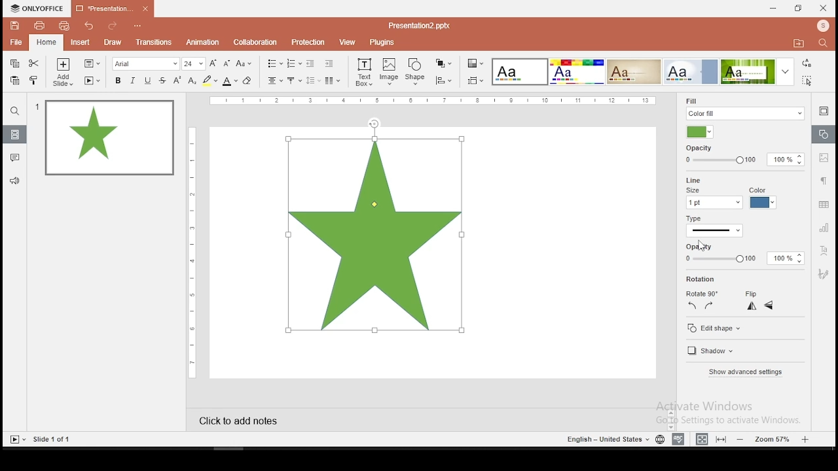 The image size is (838, 471). I want to click on change slide layout, so click(91, 64).